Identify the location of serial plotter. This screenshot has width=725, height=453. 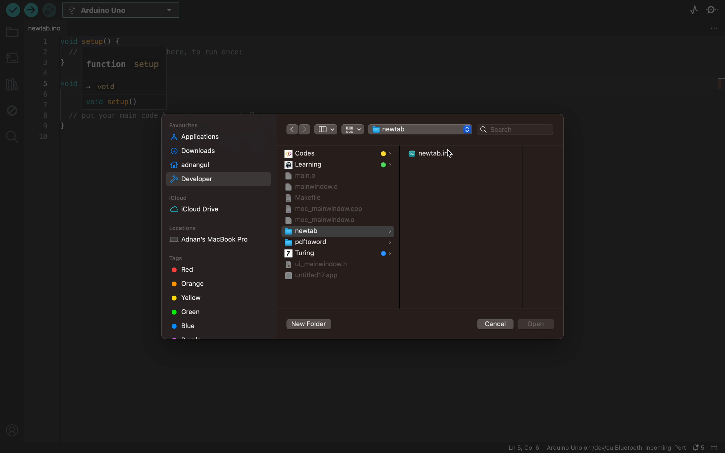
(694, 11).